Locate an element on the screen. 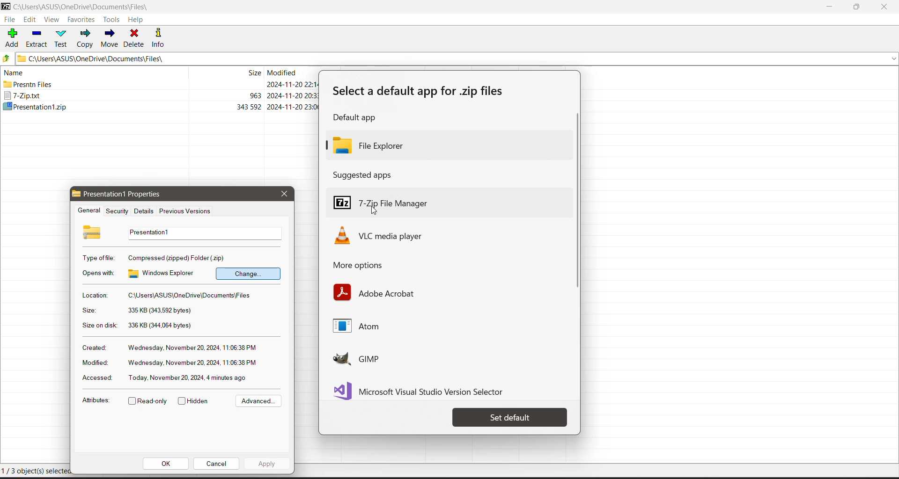 The width and height of the screenshot is (899, 479). More Options is located at coordinates (369, 266).